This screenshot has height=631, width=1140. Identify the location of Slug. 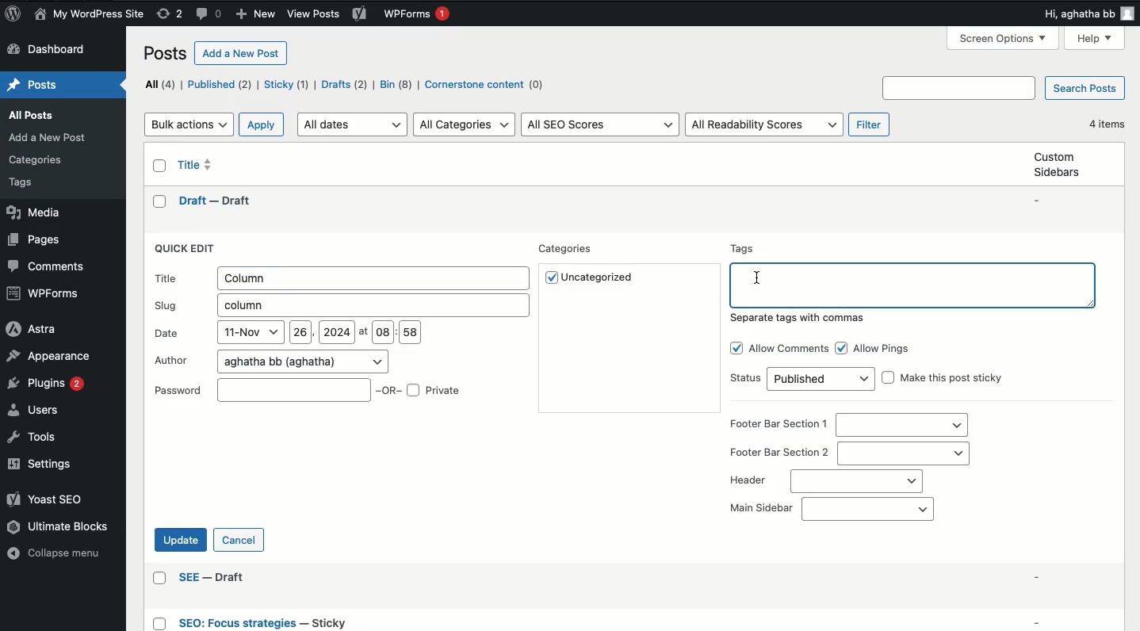
(340, 304).